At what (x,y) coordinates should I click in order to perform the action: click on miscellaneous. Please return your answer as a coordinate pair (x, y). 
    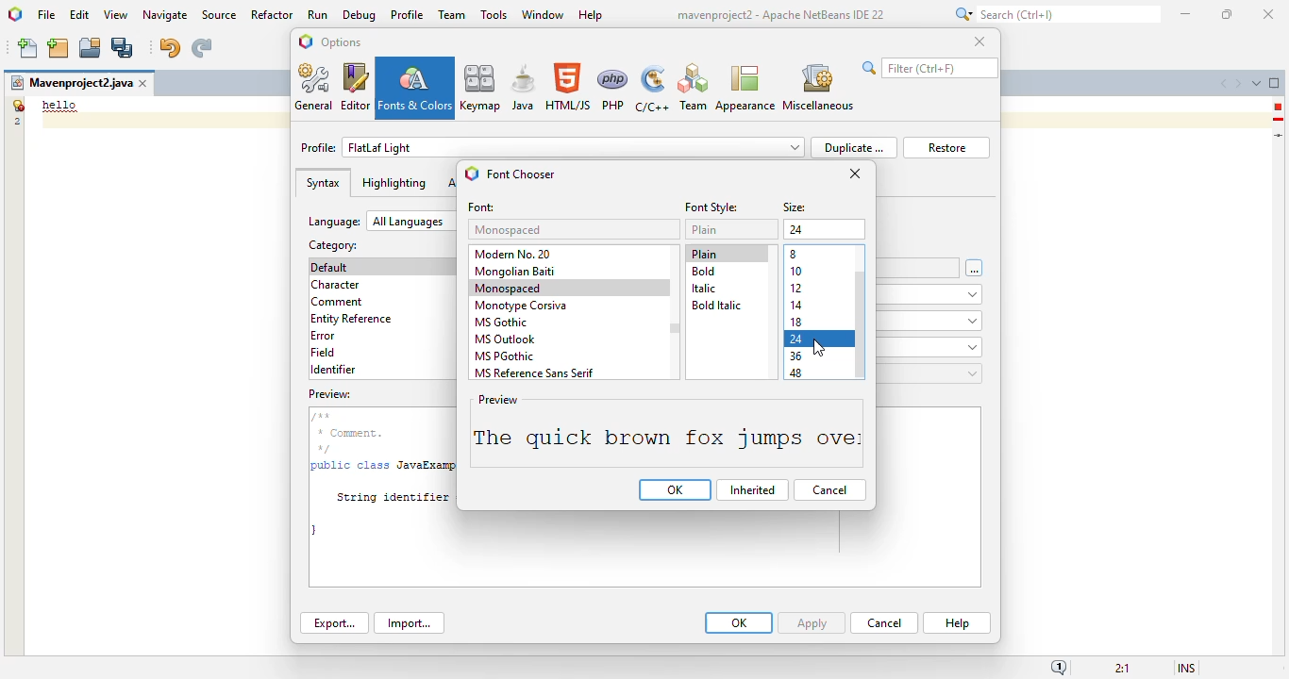
    Looking at the image, I should click on (817, 88).